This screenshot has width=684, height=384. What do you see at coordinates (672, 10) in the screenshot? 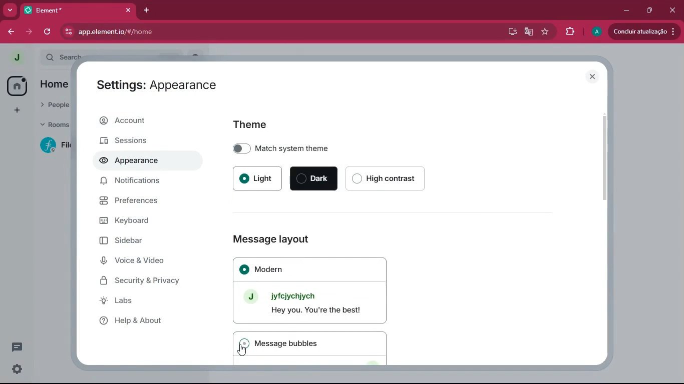
I see `close` at bounding box center [672, 10].